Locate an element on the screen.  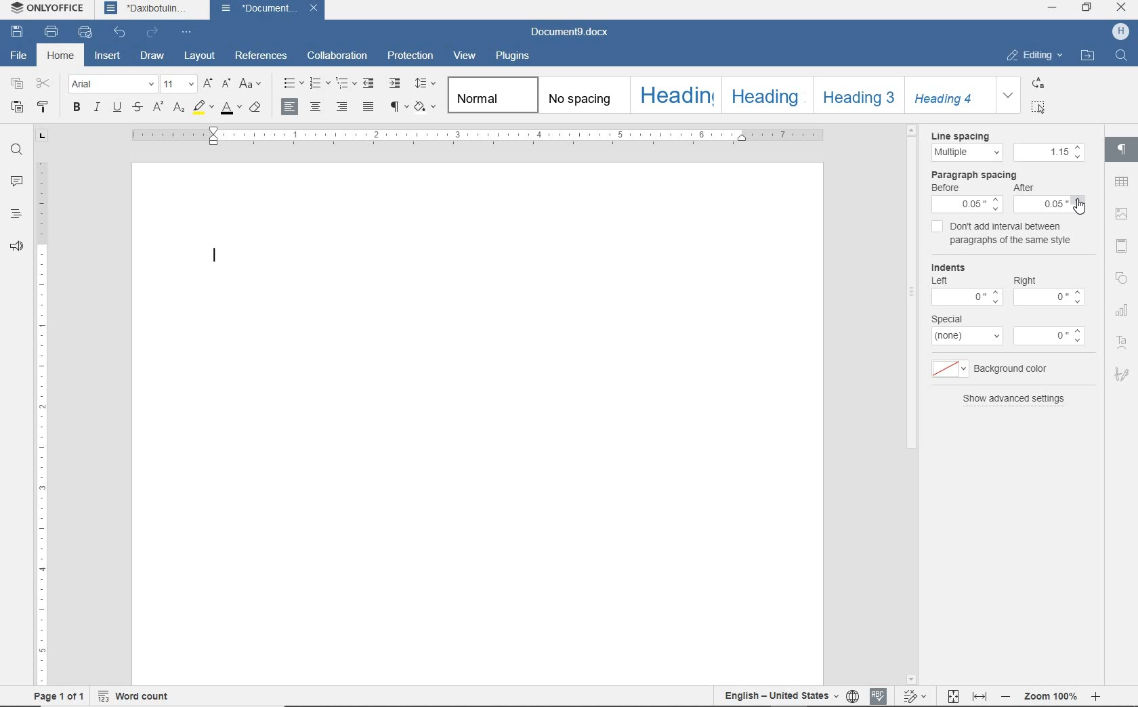
OPEN FILE LOCATION is located at coordinates (1088, 55).